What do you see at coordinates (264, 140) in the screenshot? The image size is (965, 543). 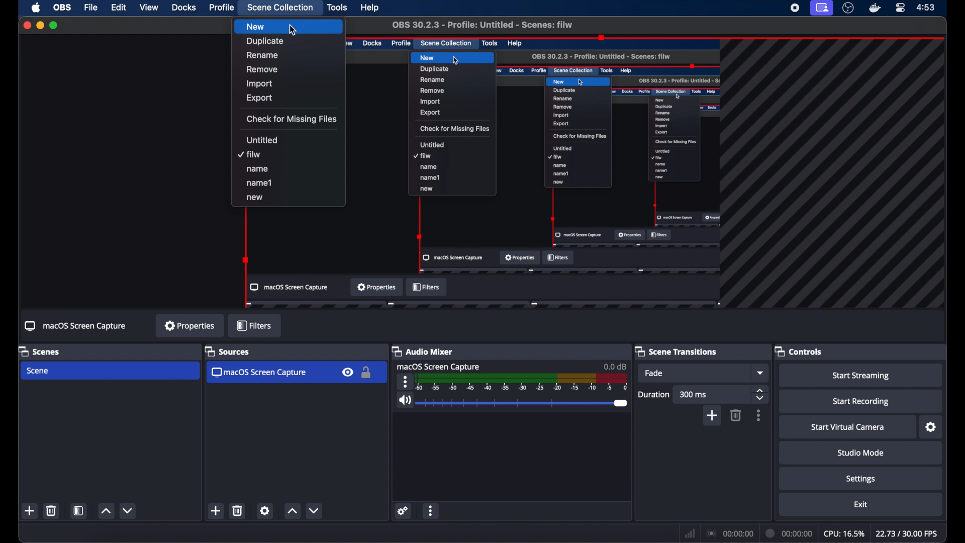 I see `untitled` at bounding box center [264, 140].